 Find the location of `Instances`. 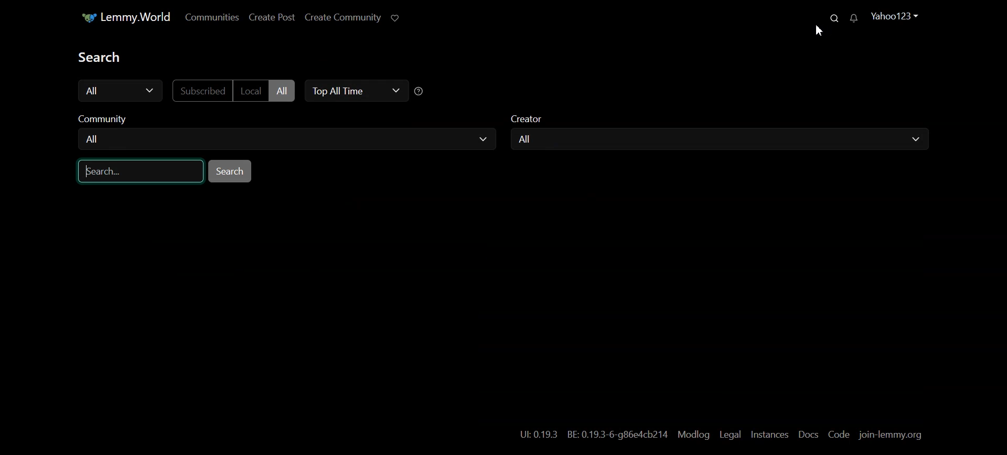

Instances is located at coordinates (769, 434).